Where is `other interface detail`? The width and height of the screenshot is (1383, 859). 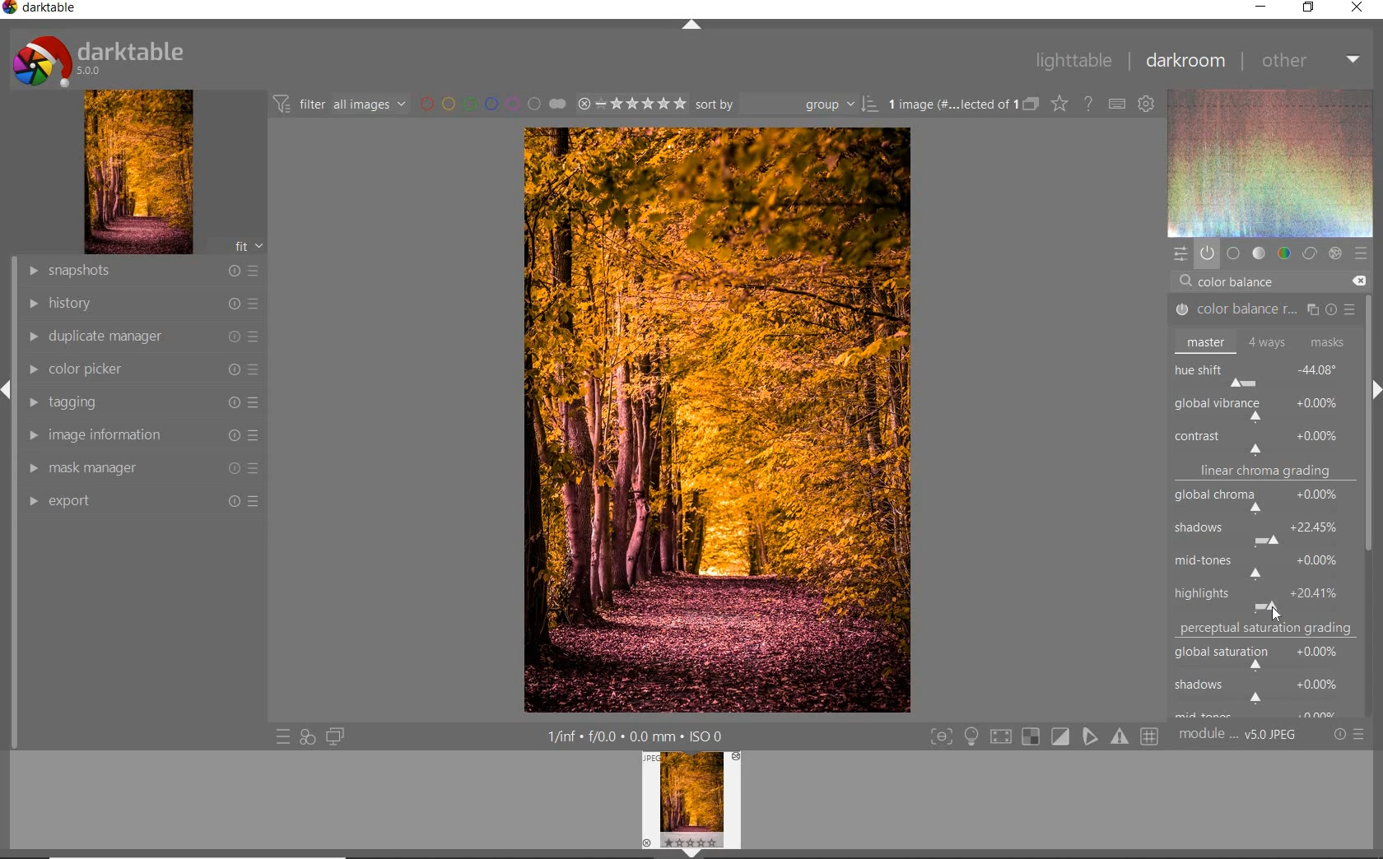 other interface detail is located at coordinates (638, 736).